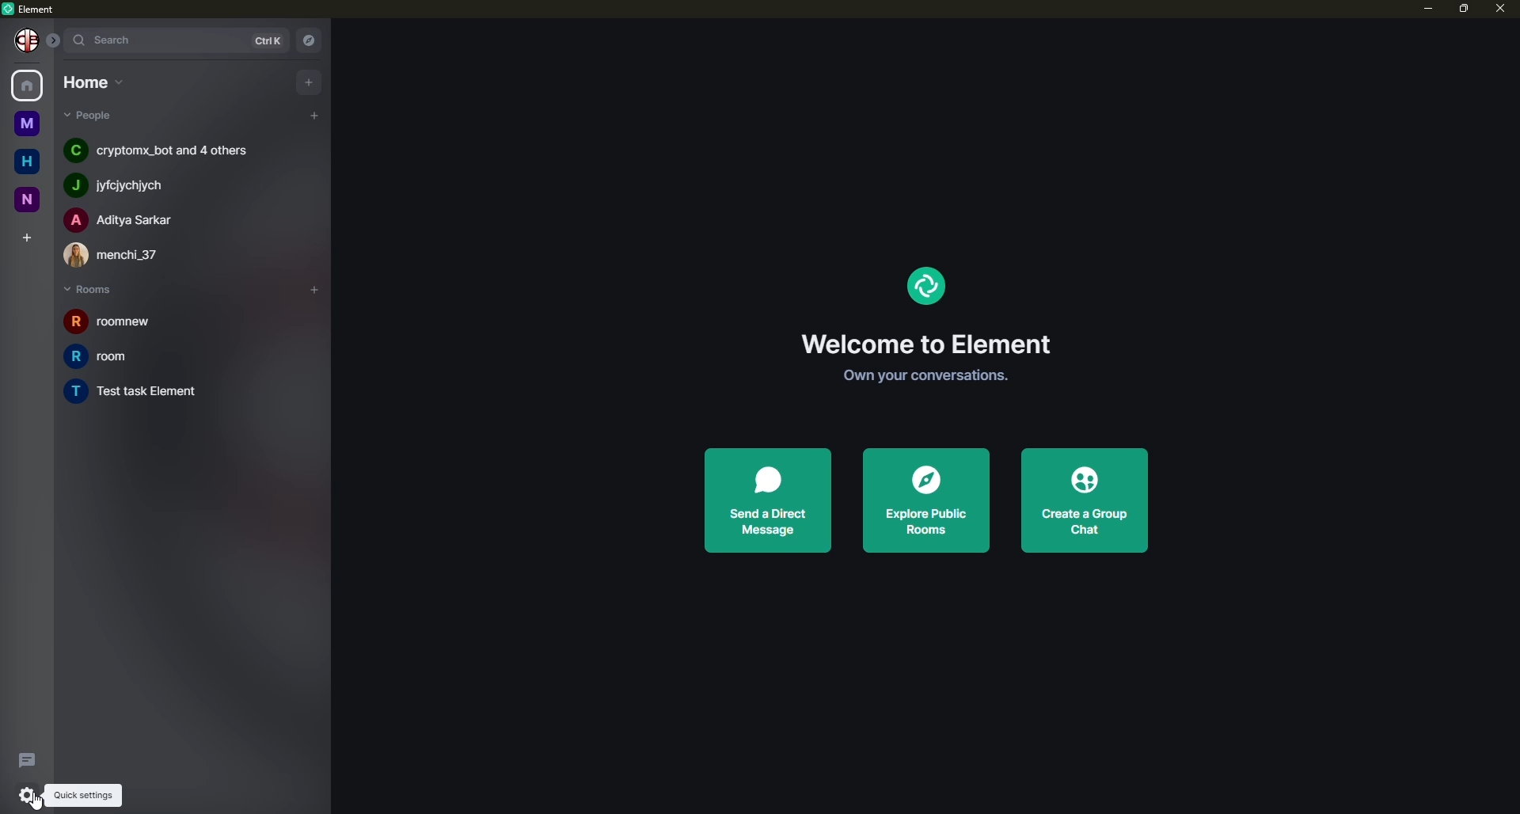  I want to click on room, so click(104, 322).